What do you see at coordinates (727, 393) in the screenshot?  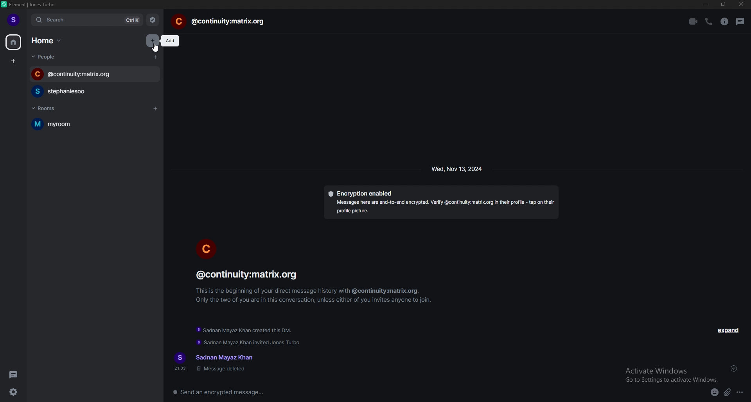 I see `attachment` at bounding box center [727, 393].